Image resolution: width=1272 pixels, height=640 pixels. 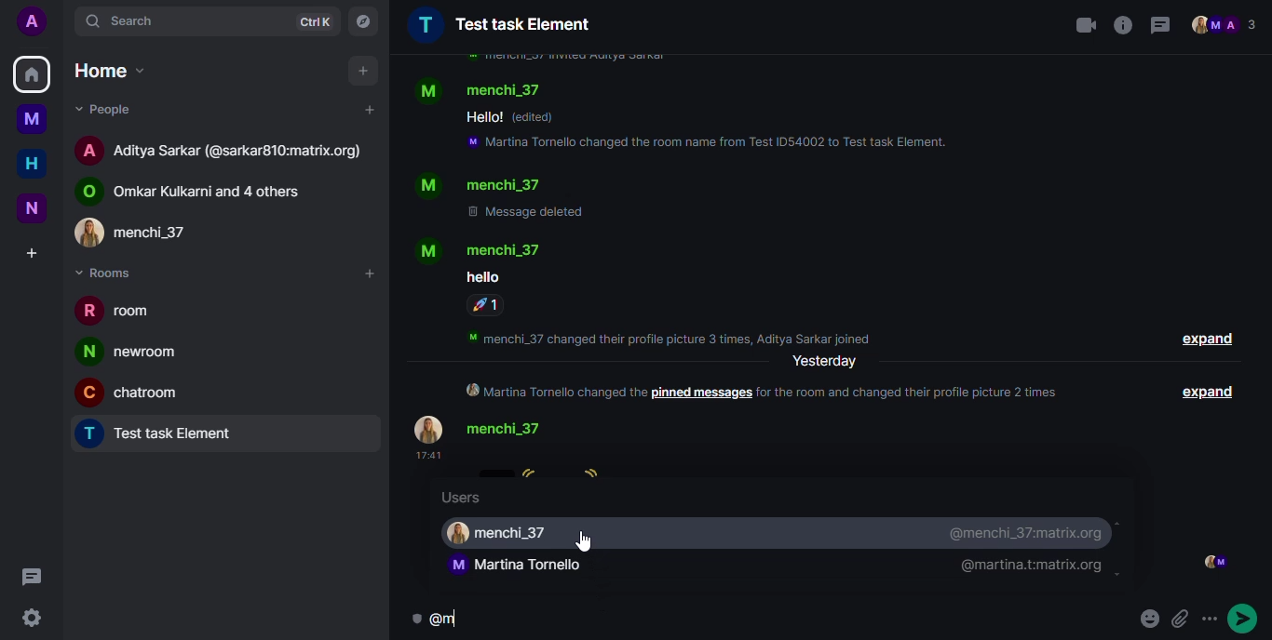 I want to click on add, so click(x=368, y=274).